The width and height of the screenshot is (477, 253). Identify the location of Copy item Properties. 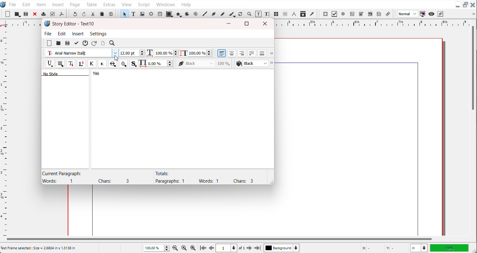
(303, 14).